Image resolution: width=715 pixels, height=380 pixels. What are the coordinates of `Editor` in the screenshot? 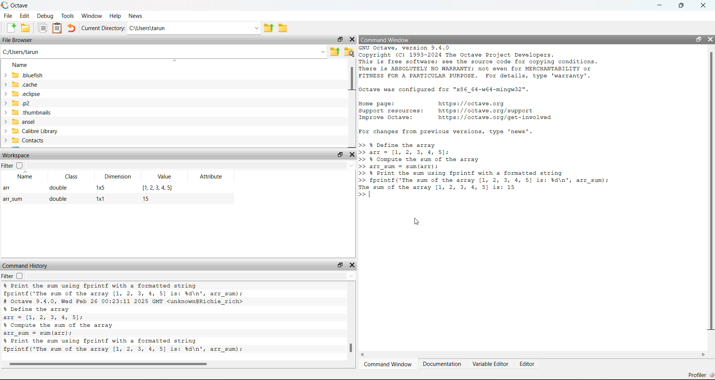 It's located at (528, 365).